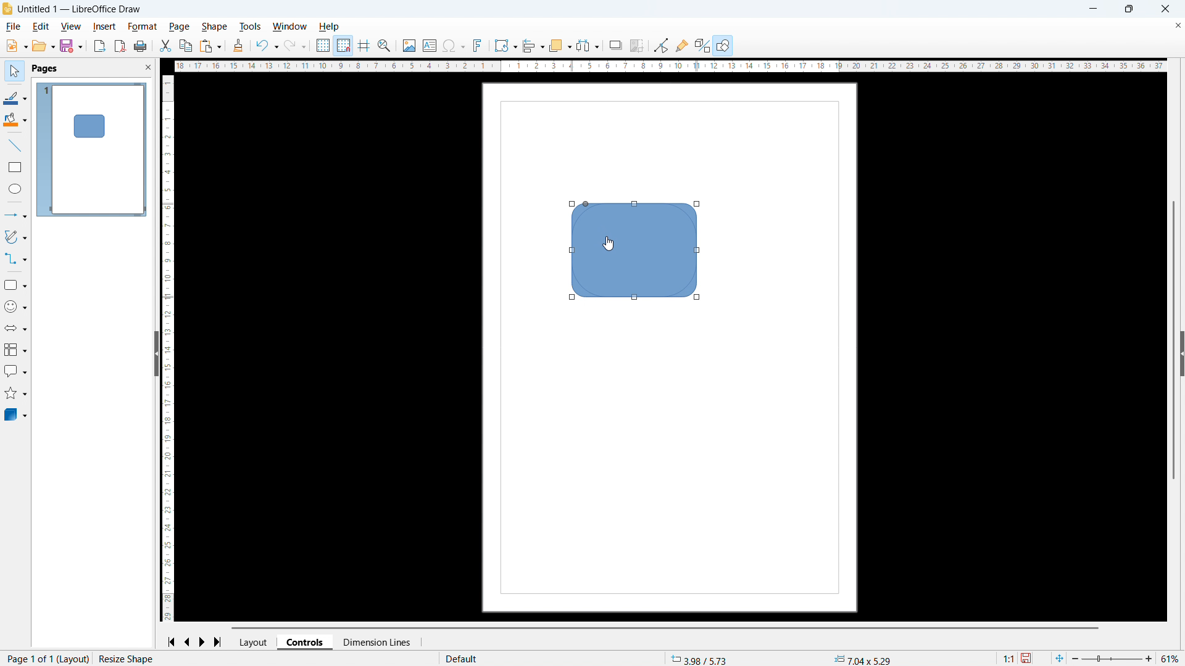 The image size is (1185, 666). Describe the element at coordinates (505, 45) in the screenshot. I see `Transformations ` at that location.